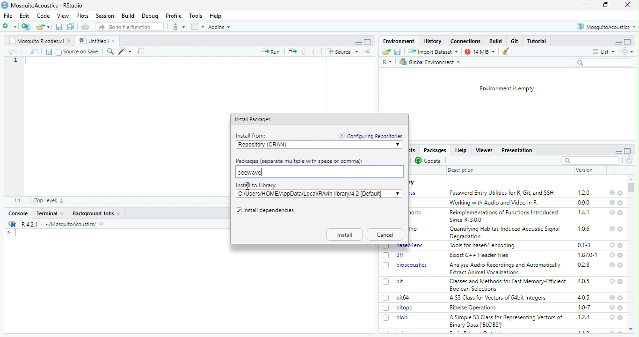  Describe the element at coordinates (178, 27) in the screenshot. I see `tool` at that location.